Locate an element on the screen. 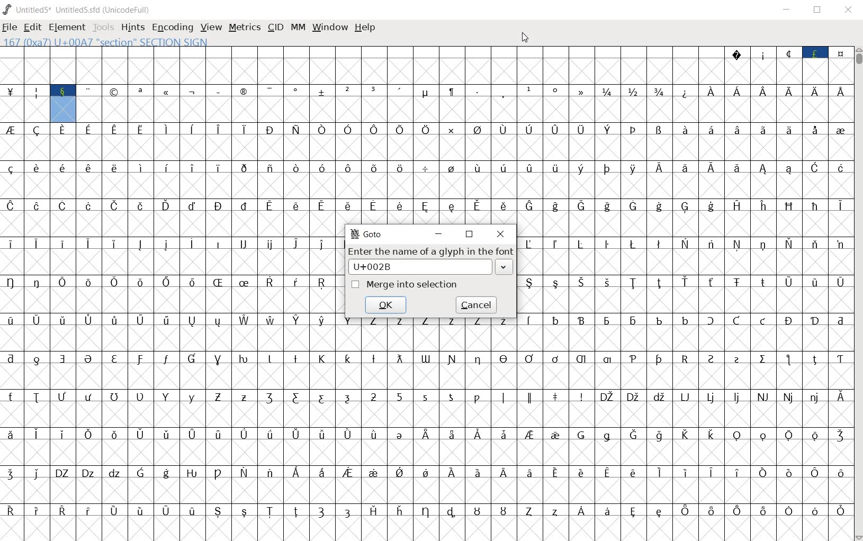 The image size is (863, 541). special alphabets is located at coordinates (425, 371).